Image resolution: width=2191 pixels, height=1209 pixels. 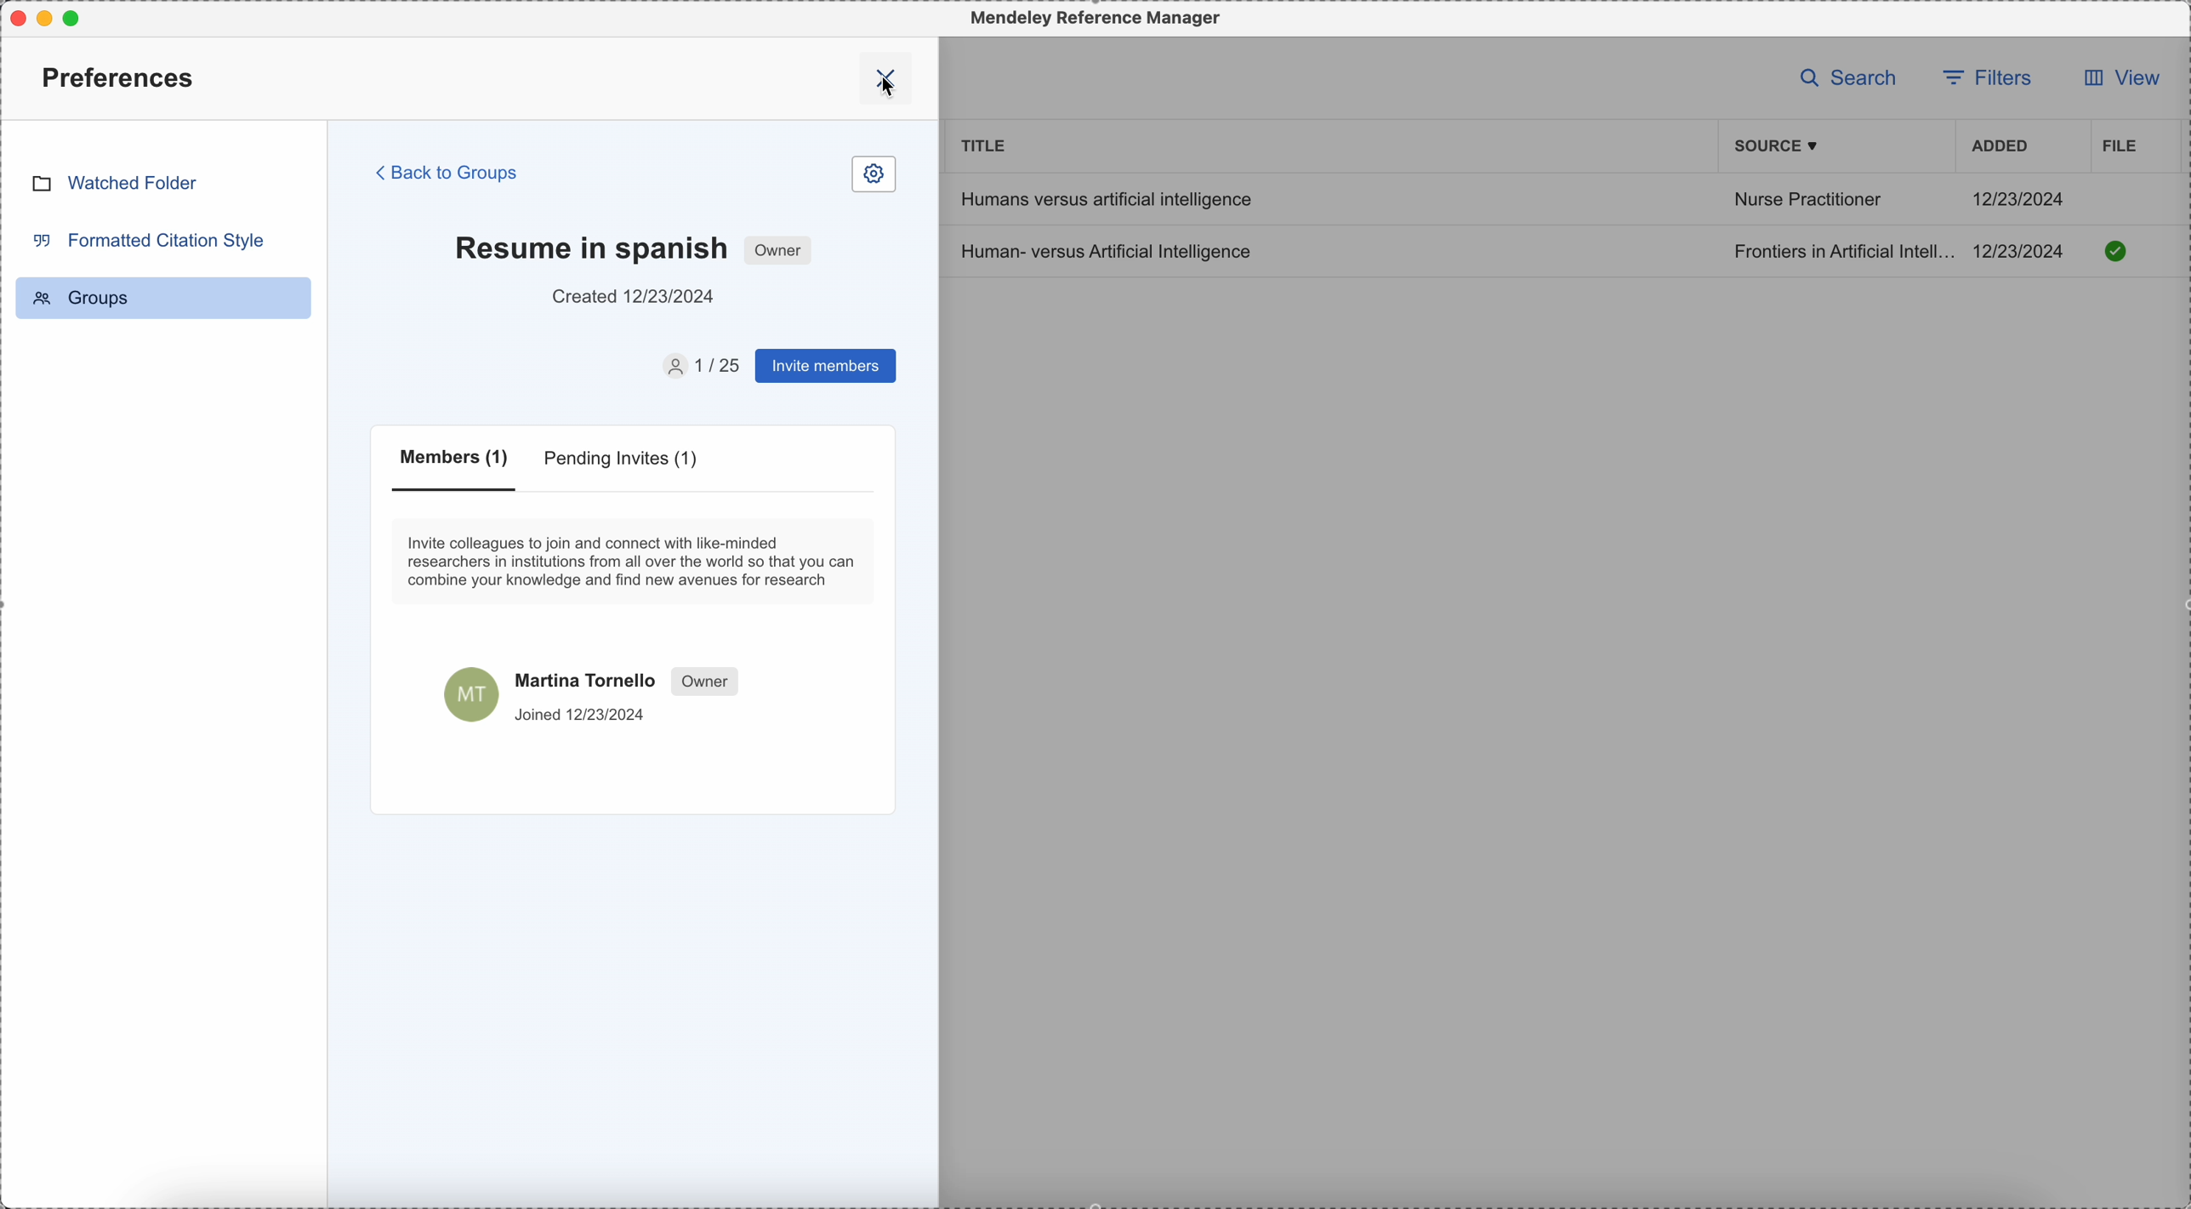 I want to click on resume in spanish, so click(x=590, y=246).